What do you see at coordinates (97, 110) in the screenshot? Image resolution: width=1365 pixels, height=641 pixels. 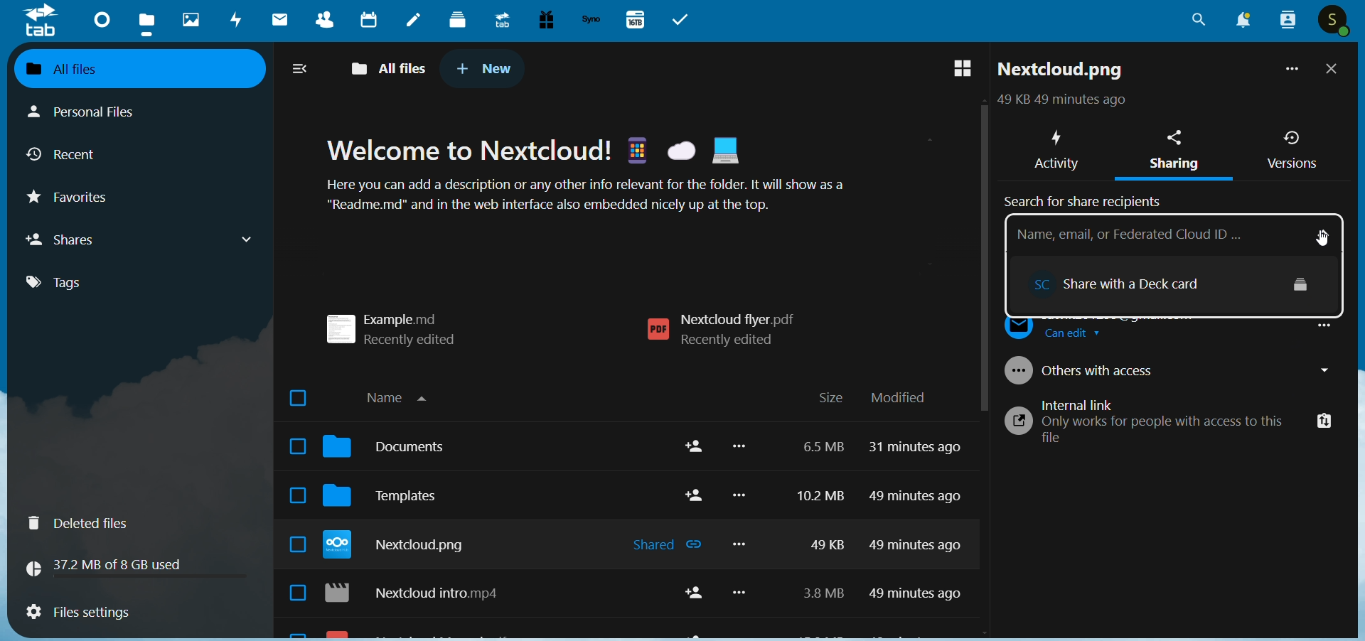 I see `personal files` at bounding box center [97, 110].